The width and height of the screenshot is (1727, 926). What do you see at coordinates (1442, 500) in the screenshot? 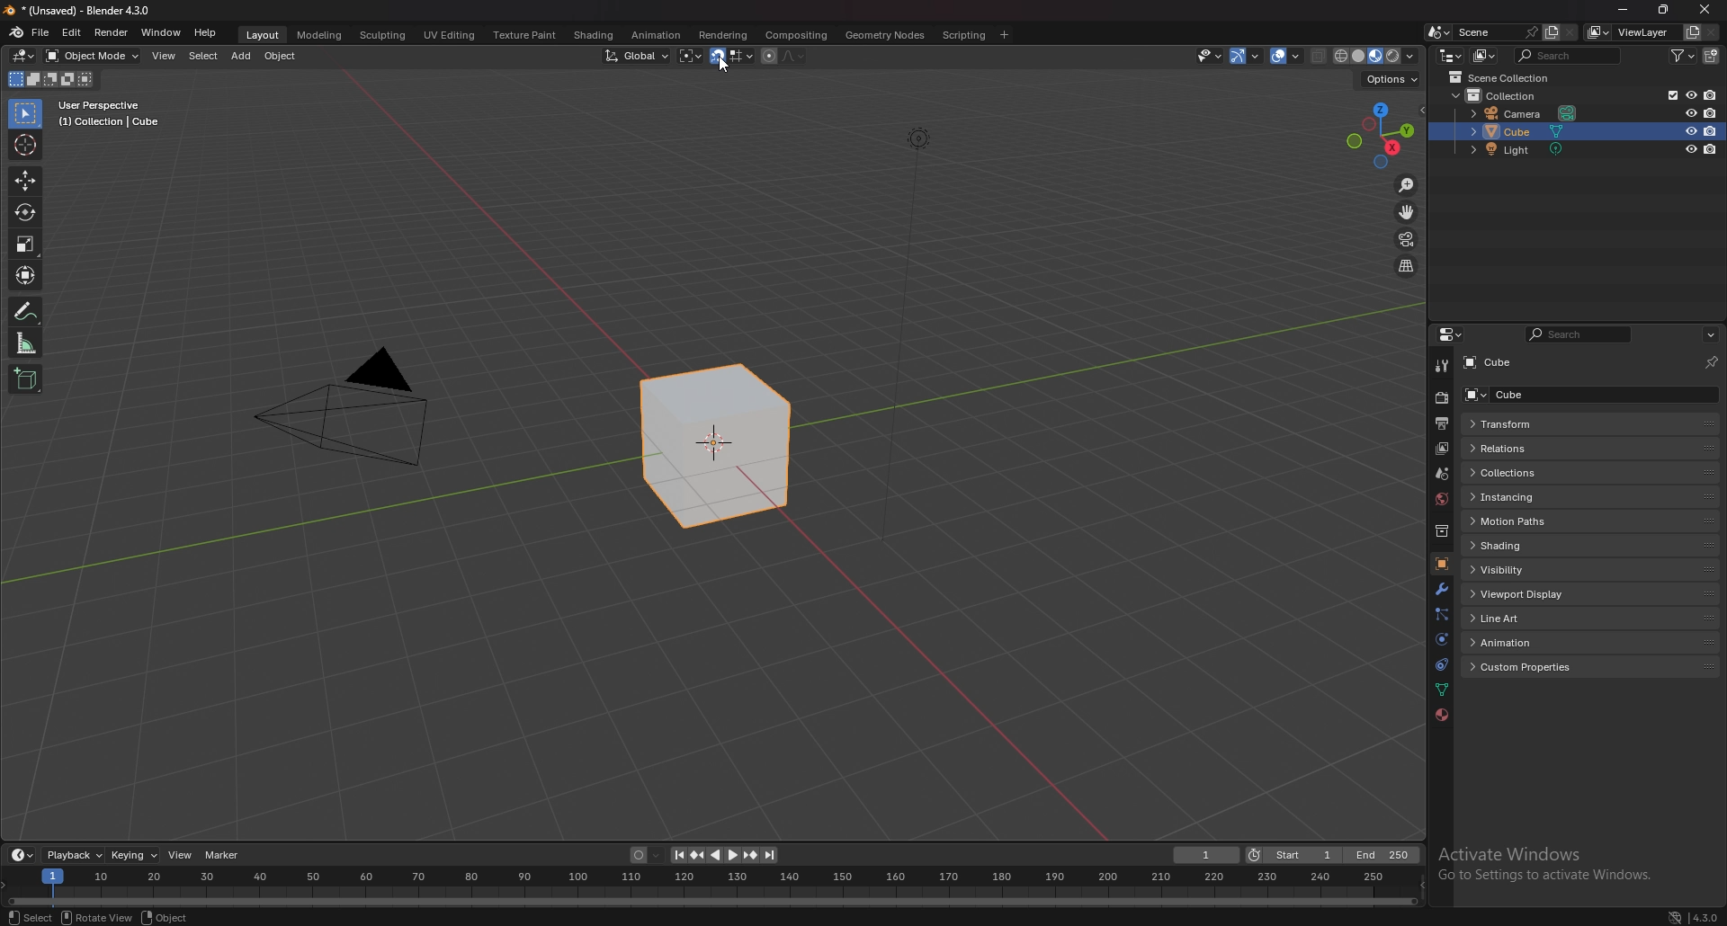
I see `world` at bounding box center [1442, 500].